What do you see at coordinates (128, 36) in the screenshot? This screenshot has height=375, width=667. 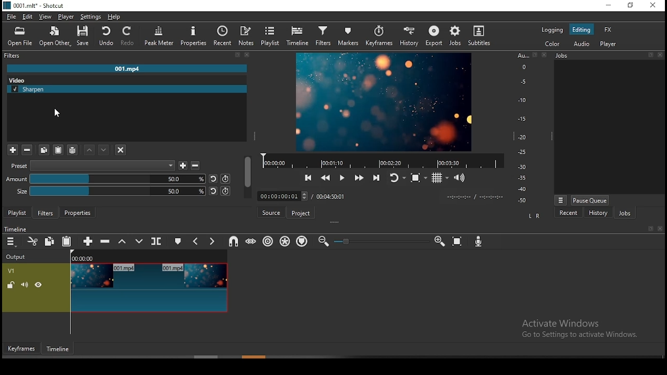 I see `redo` at bounding box center [128, 36].